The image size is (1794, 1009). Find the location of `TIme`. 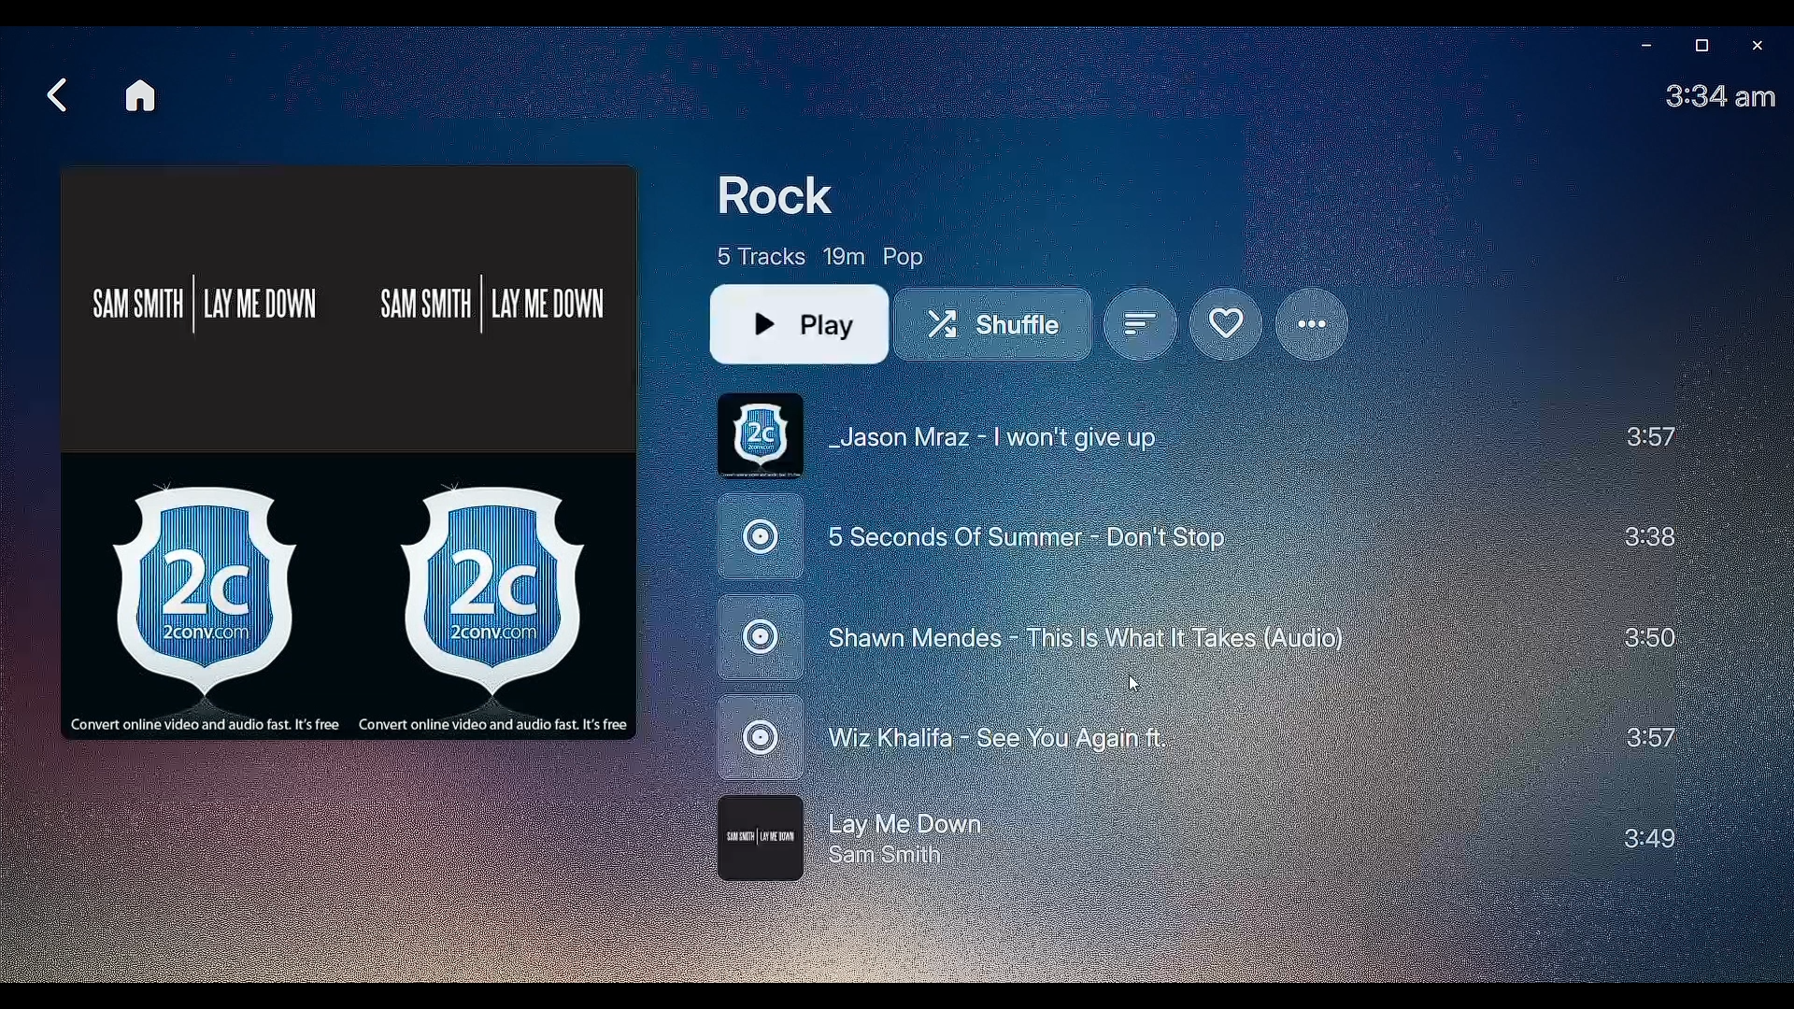

TIme is located at coordinates (1723, 96).